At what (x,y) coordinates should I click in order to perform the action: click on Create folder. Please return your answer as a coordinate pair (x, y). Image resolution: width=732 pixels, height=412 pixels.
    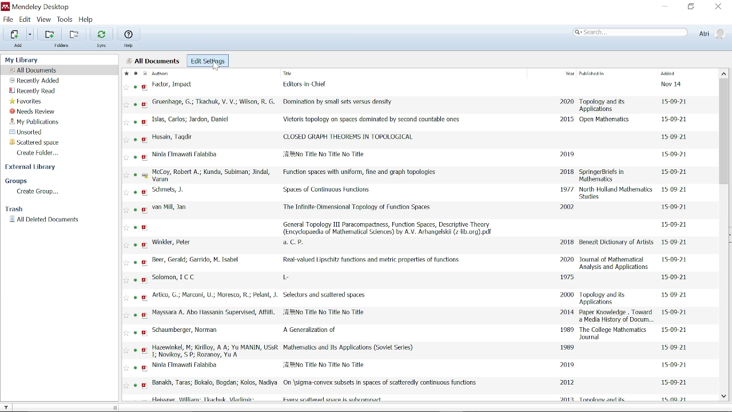
    Looking at the image, I should click on (39, 153).